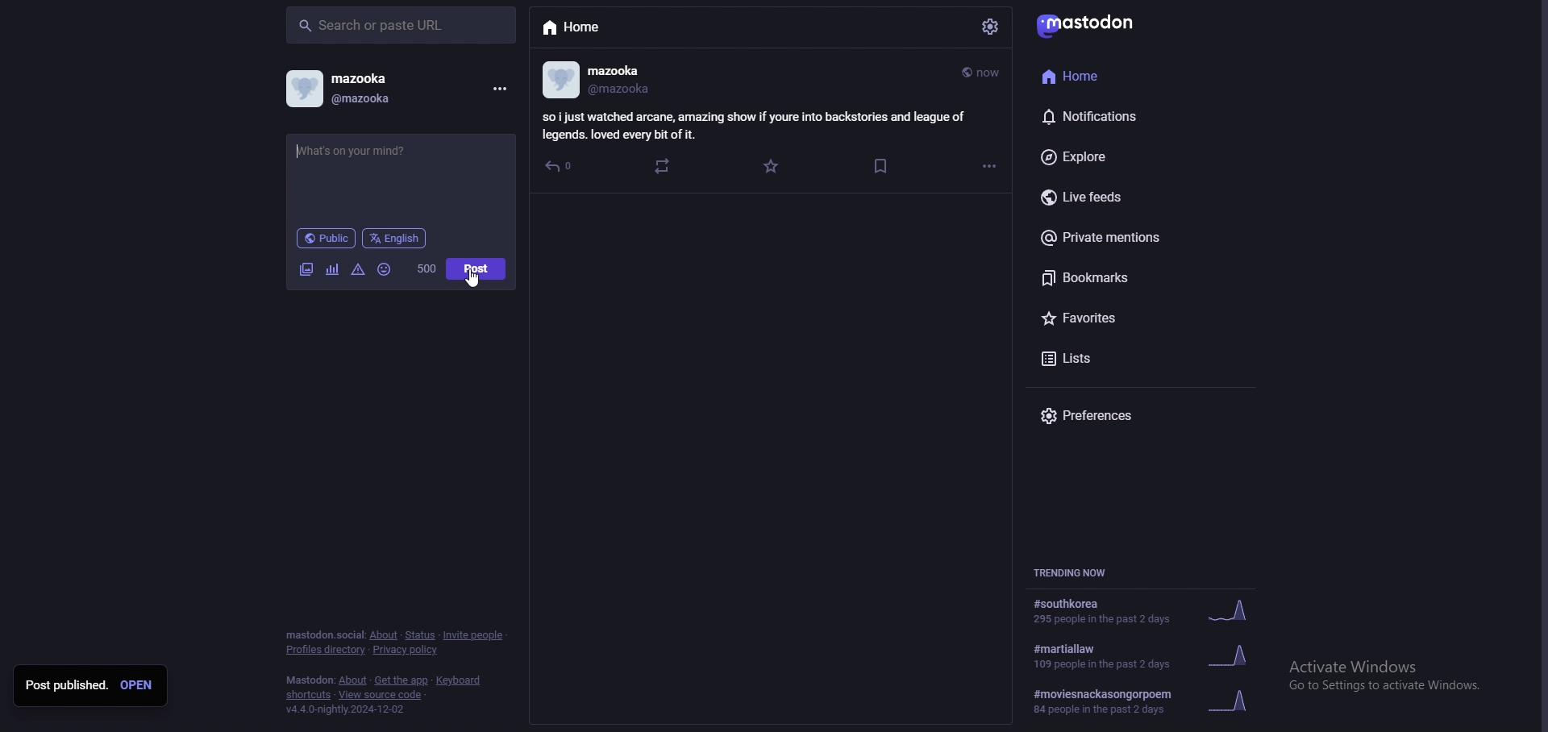 Image resolution: width=1548 pixels, height=732 pixels. I want to click on lists, so click(1118, 359).